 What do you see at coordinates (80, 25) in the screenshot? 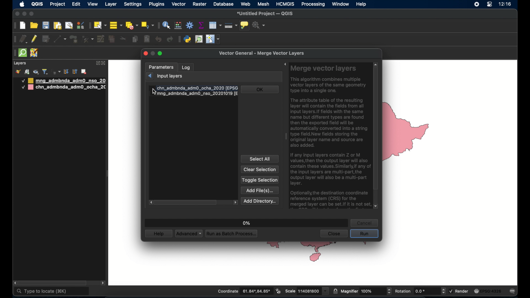
I see `style manager` at bounding box center [80, 25].